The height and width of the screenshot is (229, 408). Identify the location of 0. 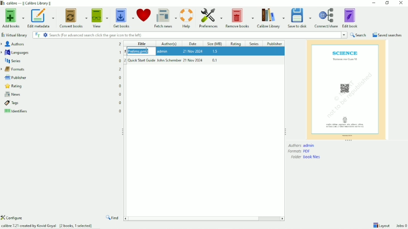
(120, 60).